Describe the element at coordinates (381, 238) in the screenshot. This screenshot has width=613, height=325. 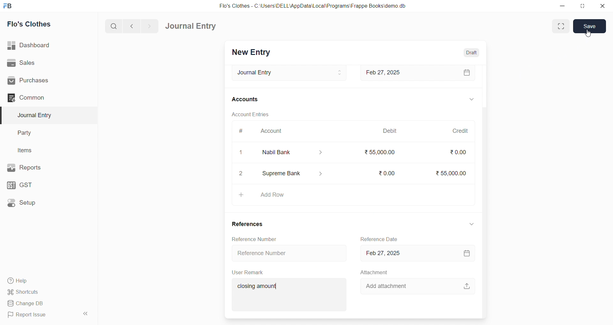
I see `Reference Date` at that location.